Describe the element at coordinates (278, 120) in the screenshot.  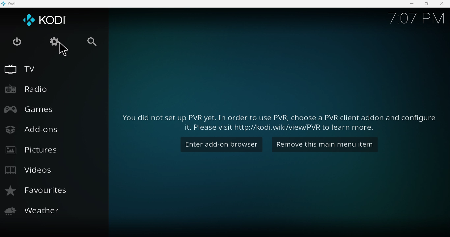
I see `You did not set up PVR yet. In order to use PVR, choose a PVR client addon and configure
it. Please visit http://kodi.wiki/view/PVR to learn more.` at that location.